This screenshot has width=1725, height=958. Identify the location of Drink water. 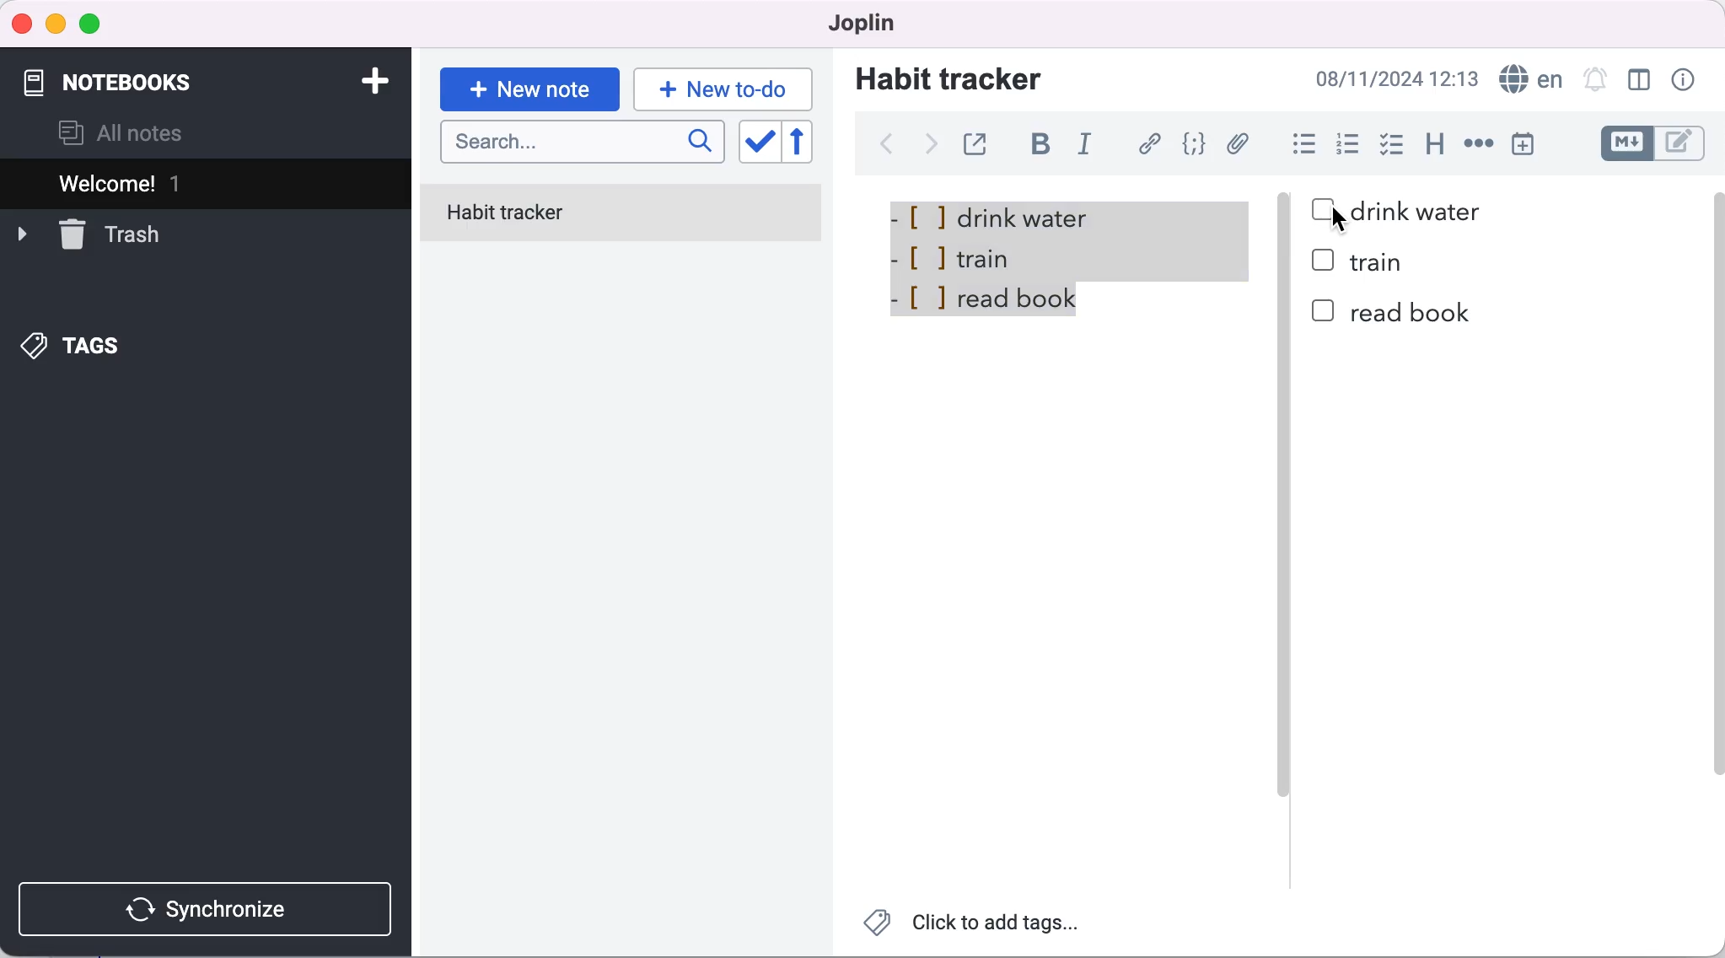
(1418, 213).